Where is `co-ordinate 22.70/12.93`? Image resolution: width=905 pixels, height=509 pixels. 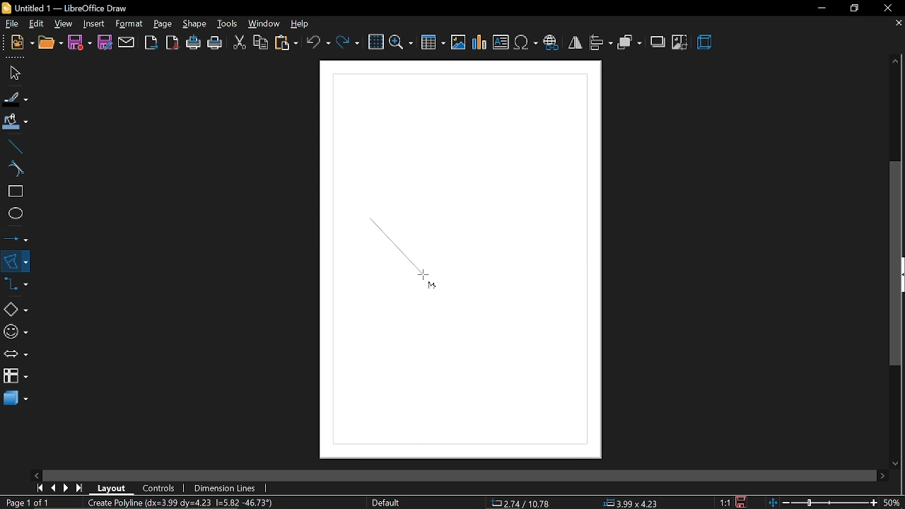 co-ordinate 22.70/12.93 is located at coordinates (525, 503).